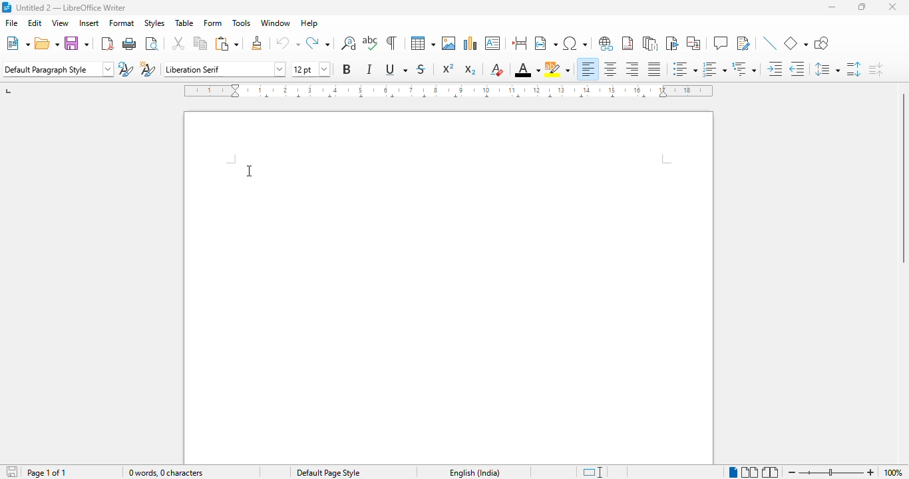  What do you see at coordinates (13, 471) in the screenshot?
I see `click to save document` at bounding box center [13, 471].